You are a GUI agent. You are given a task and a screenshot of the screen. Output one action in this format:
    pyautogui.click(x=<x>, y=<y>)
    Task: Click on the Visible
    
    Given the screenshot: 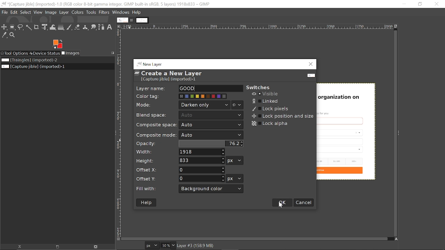 What is the action you would take?
    pyautogui.click(x=266, y=94)
    